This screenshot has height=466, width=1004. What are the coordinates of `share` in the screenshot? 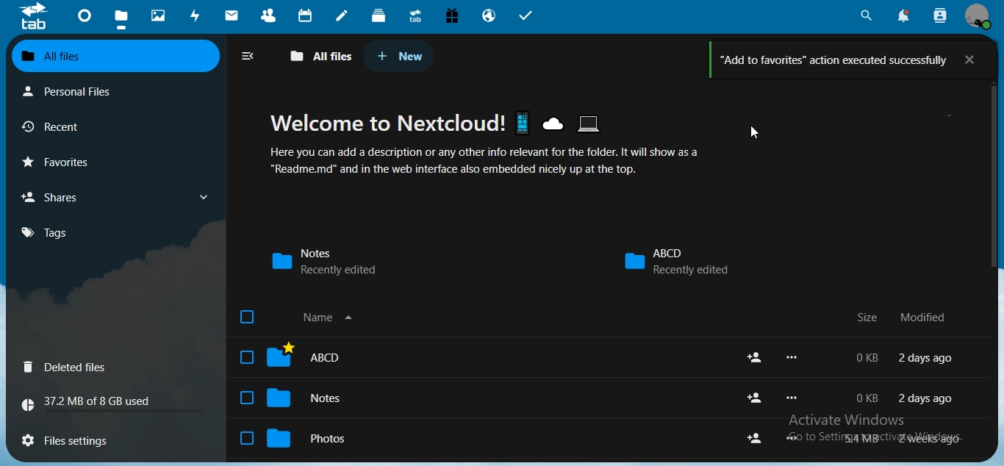 It's located at (756, 356).